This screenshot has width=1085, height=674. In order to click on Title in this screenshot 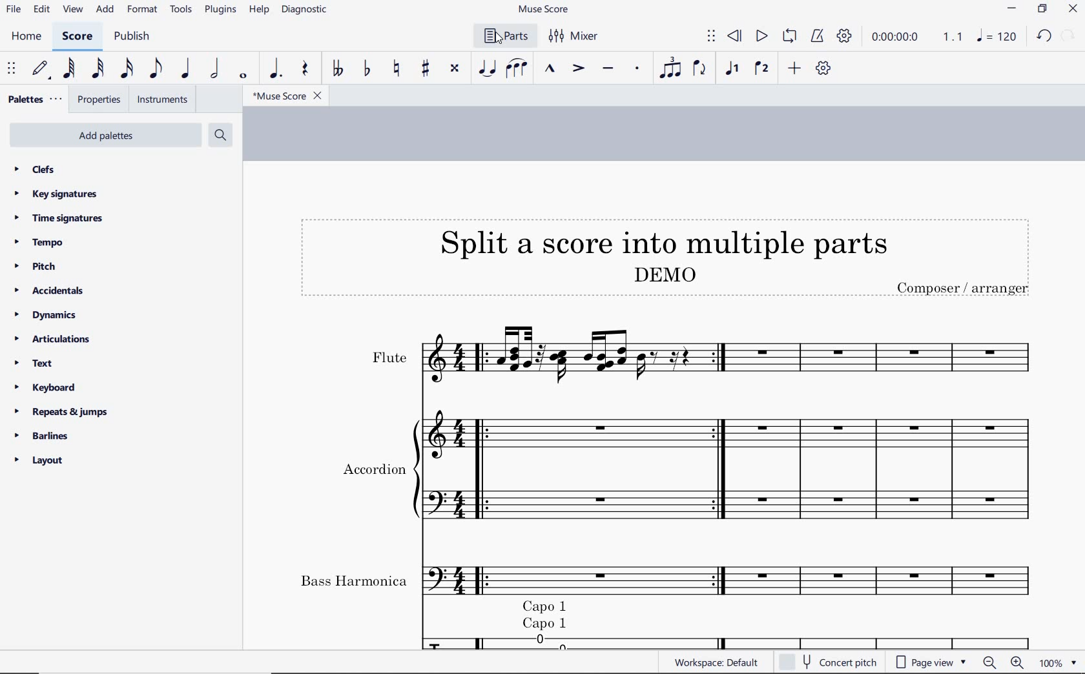, I will do `click(663, 256)`.